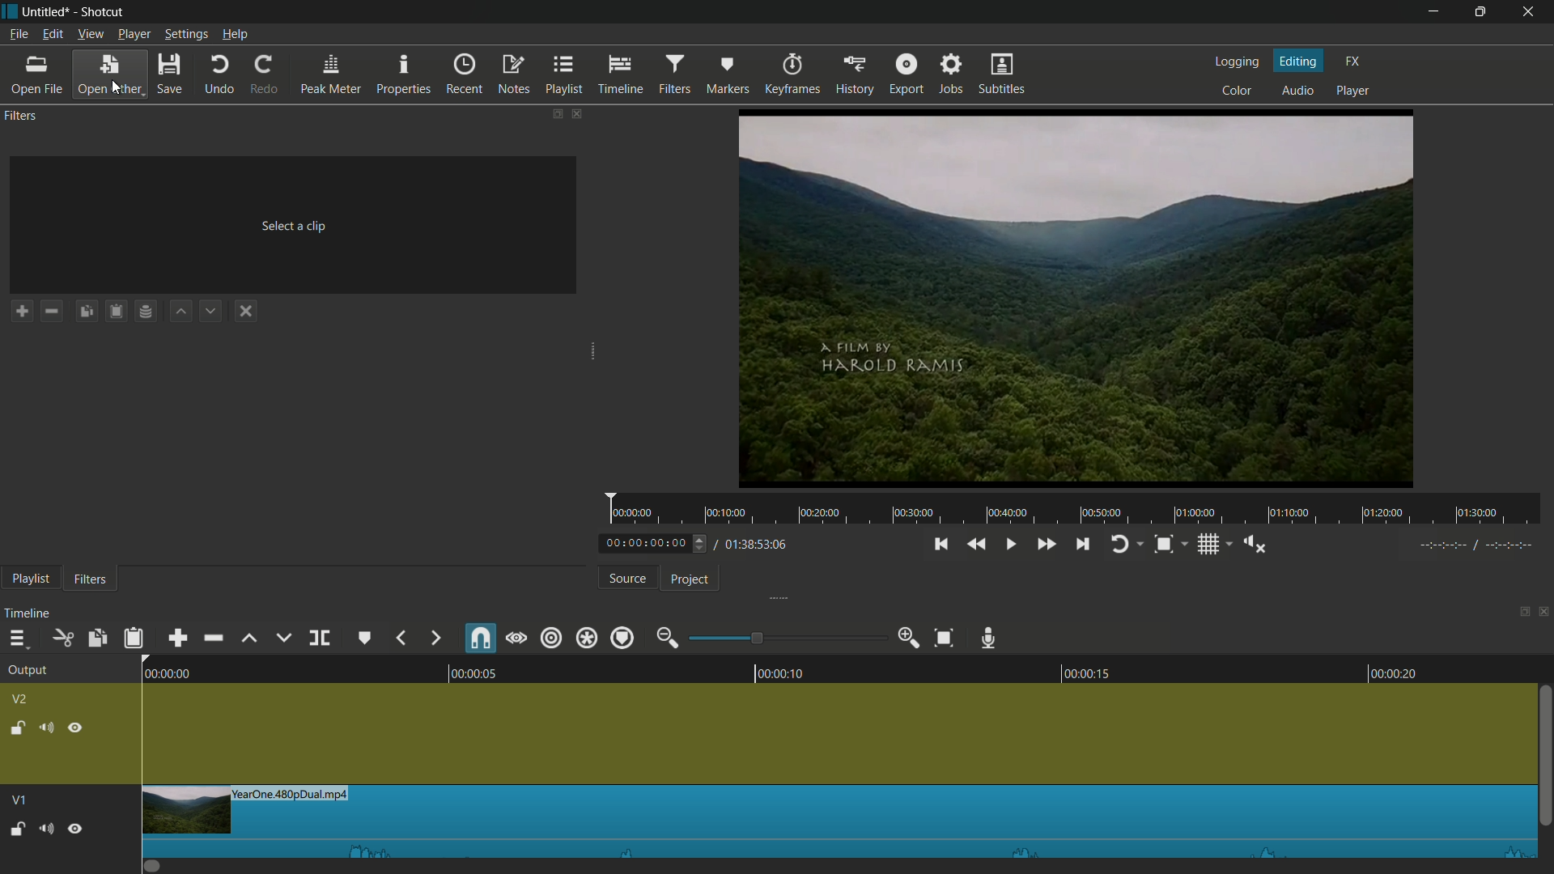 Image resolution: width=1554 pixels, height=874 pixels. I want to click on 00:00:15, so click(1078, 670).